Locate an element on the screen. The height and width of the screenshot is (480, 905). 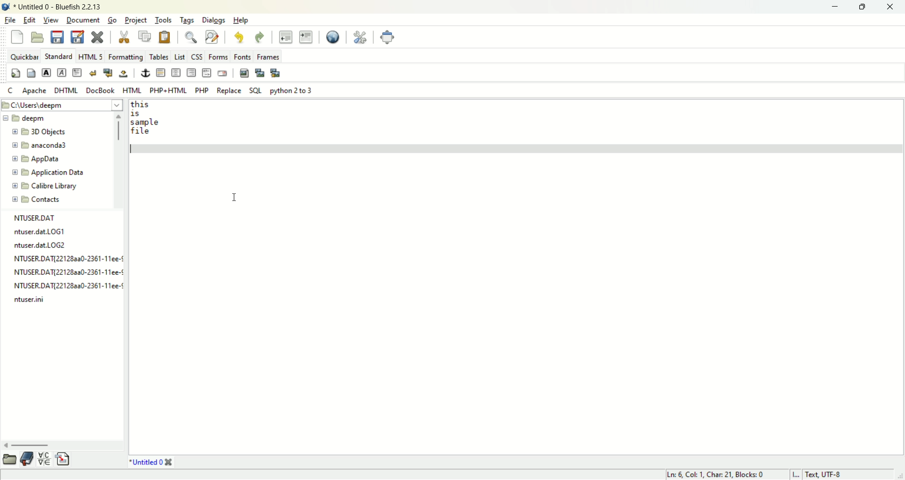
horizontal rule is located at coordinates (159, 72).